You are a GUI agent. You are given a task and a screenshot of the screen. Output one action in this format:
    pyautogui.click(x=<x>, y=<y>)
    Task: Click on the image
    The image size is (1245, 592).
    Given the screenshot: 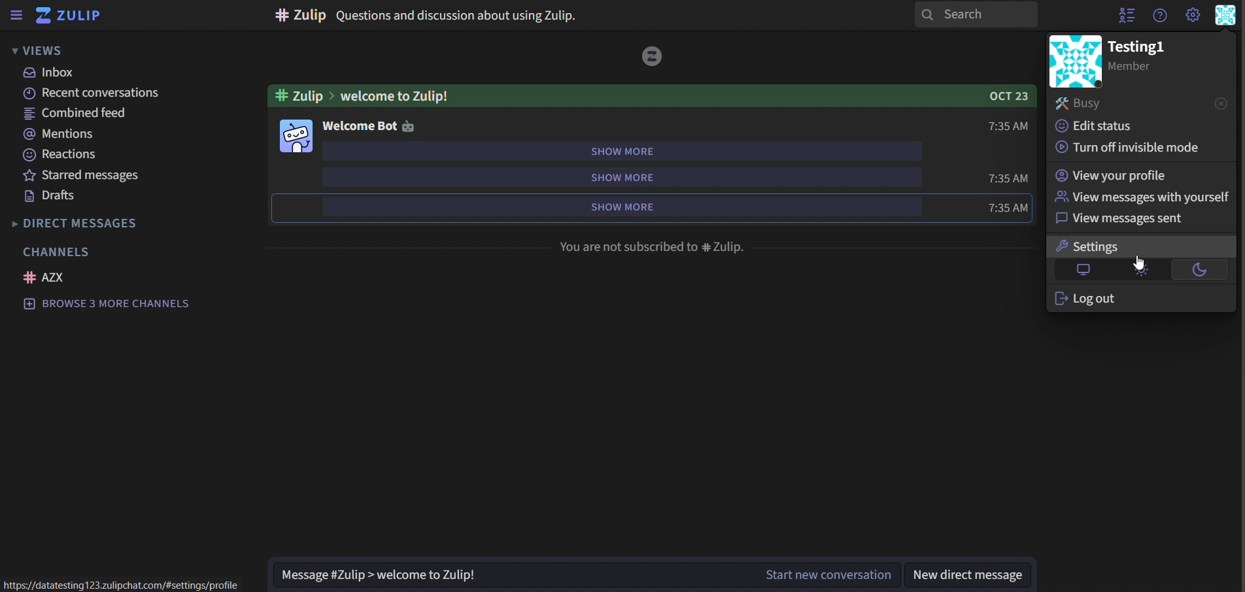 What is the action you would take?
    pyautogui.click(x=655, y=58)
    